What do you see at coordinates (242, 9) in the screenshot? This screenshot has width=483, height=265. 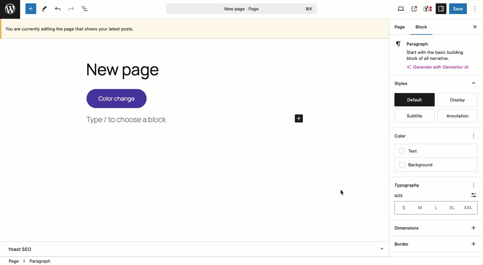 I see `Page` at bounding box center [242, 9].